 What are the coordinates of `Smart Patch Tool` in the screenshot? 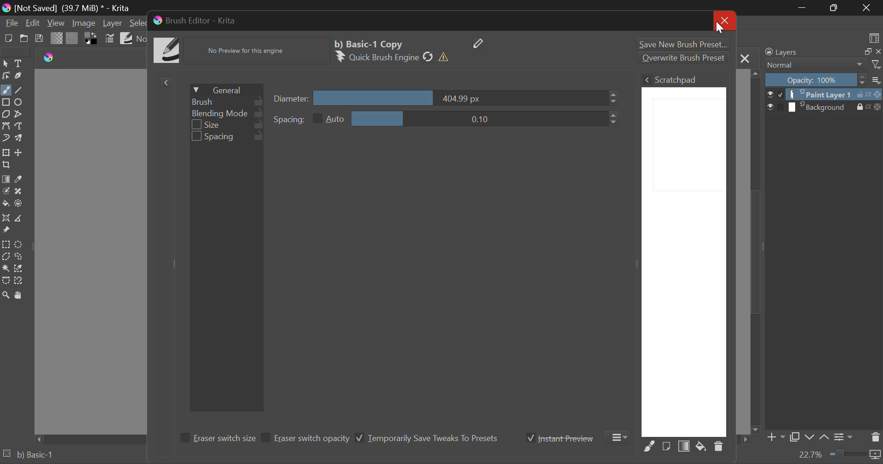 It's located at (19, 191).